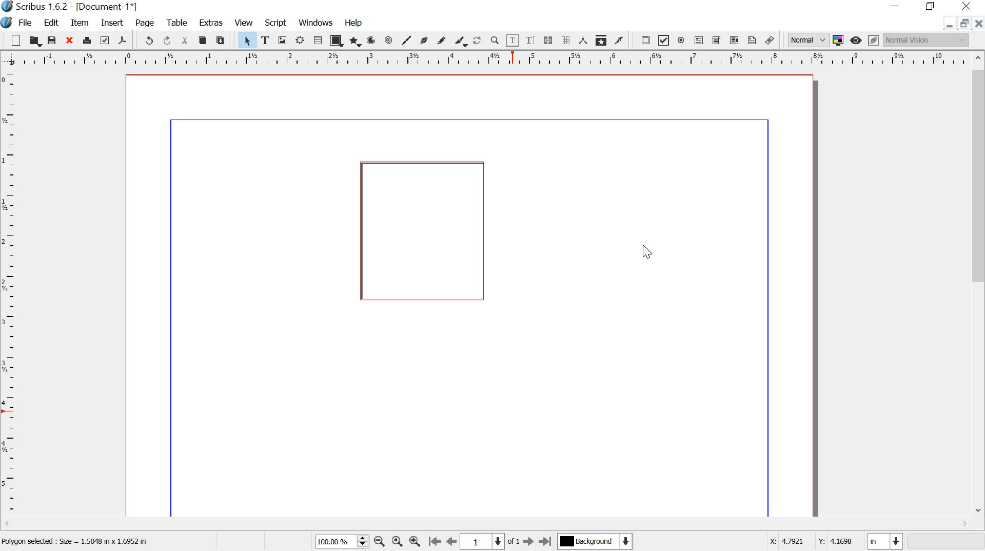 The image size is (985, 551). Describe the element at coordinates (642, 41) in the screenshot. I see `pdf push button` at that location.